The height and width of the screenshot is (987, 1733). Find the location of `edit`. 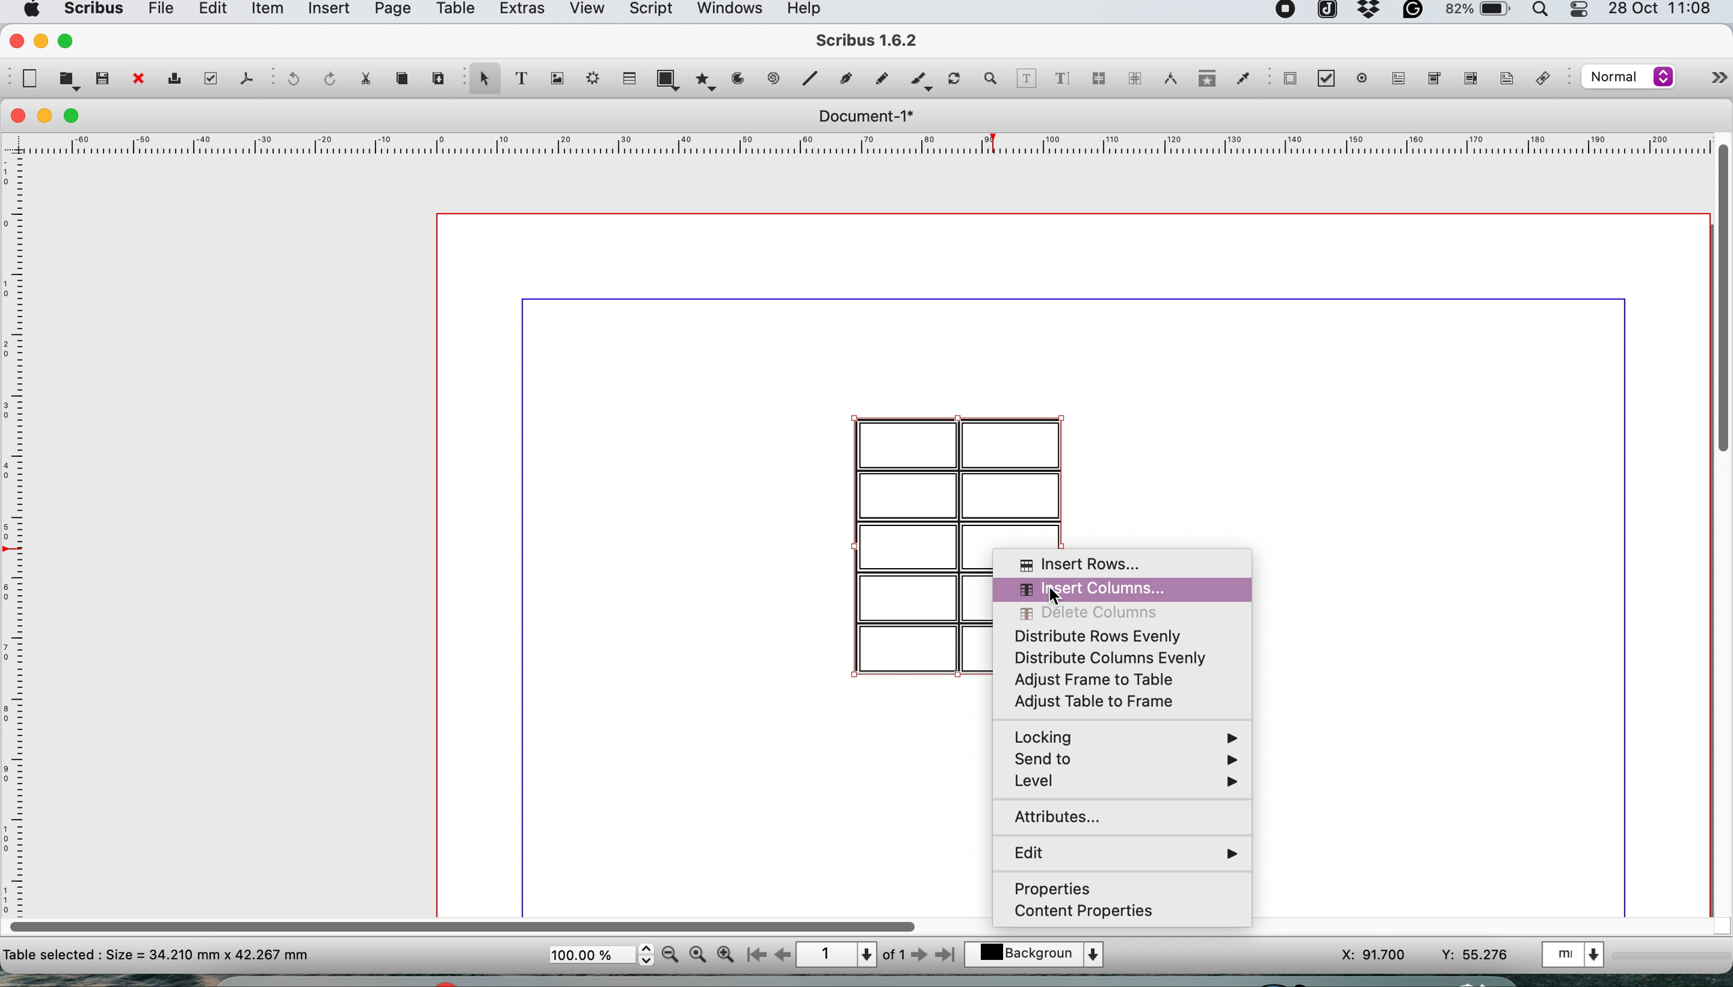

edit is located at coordinates (1124, 853).